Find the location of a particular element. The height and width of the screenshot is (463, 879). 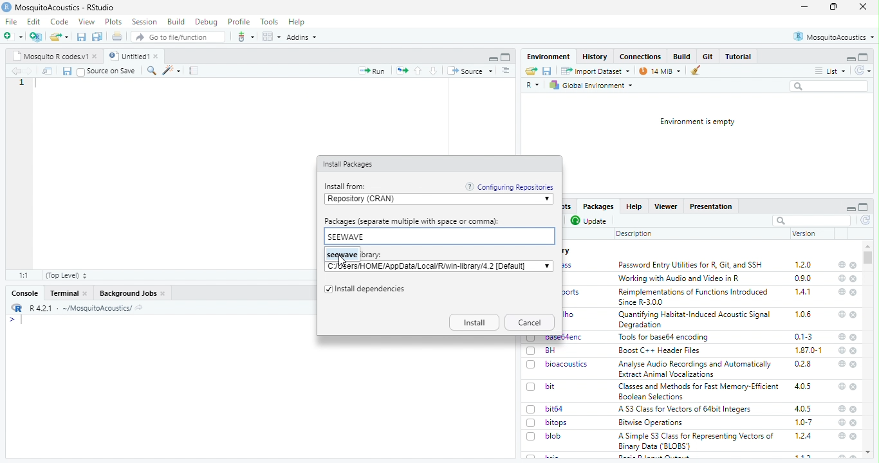

edit is located at coordinates (171, 71).